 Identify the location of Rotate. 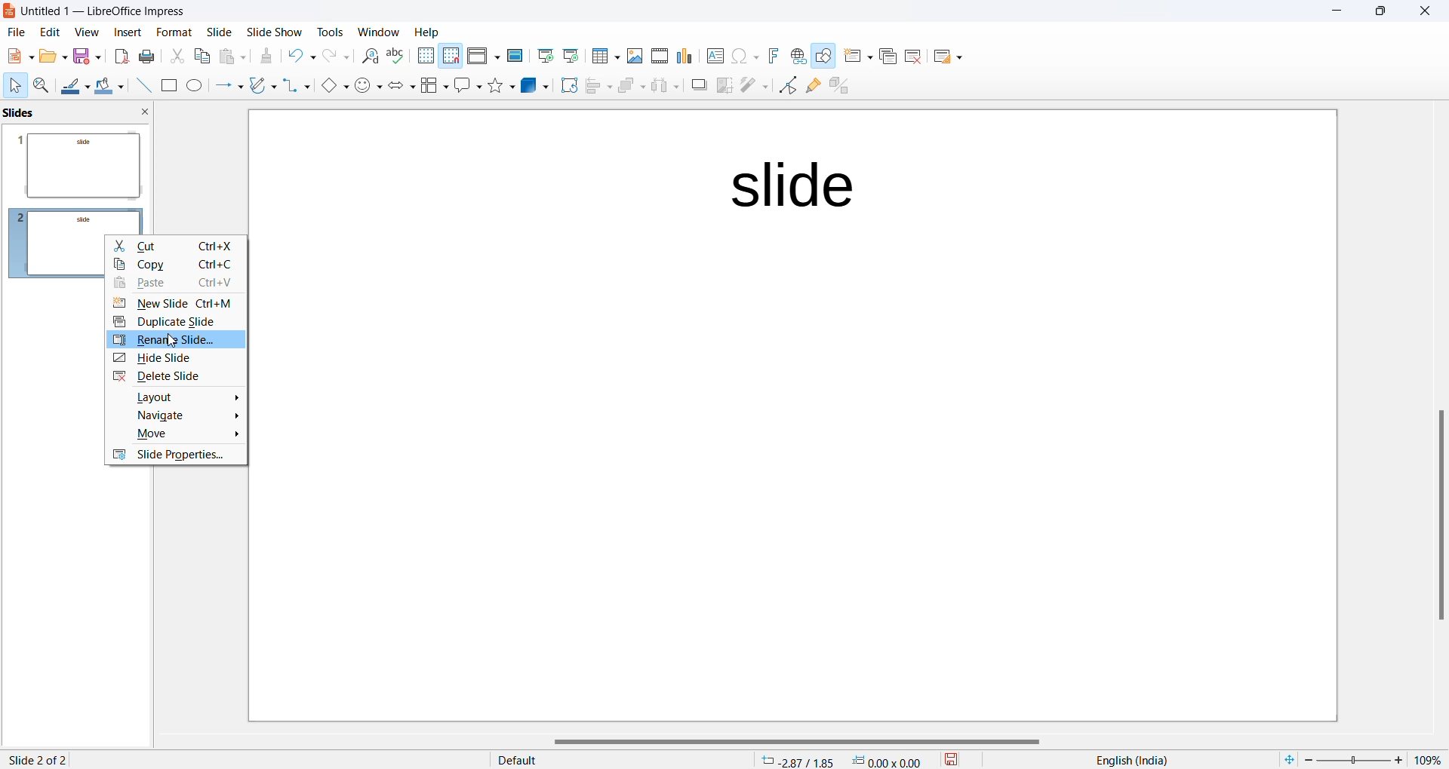
(565, 87).